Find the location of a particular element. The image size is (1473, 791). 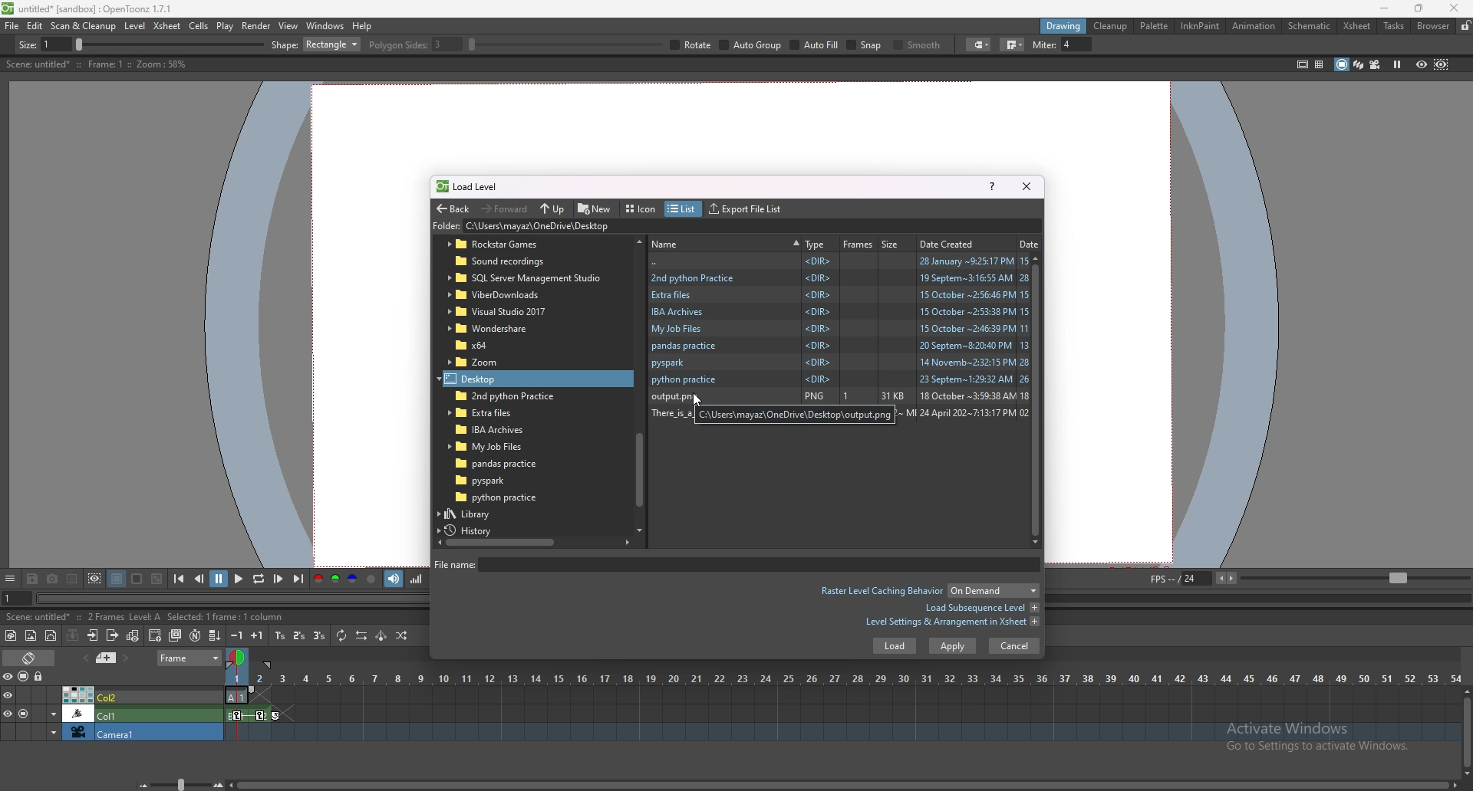

safe area is located at coordinates (1302, 64).